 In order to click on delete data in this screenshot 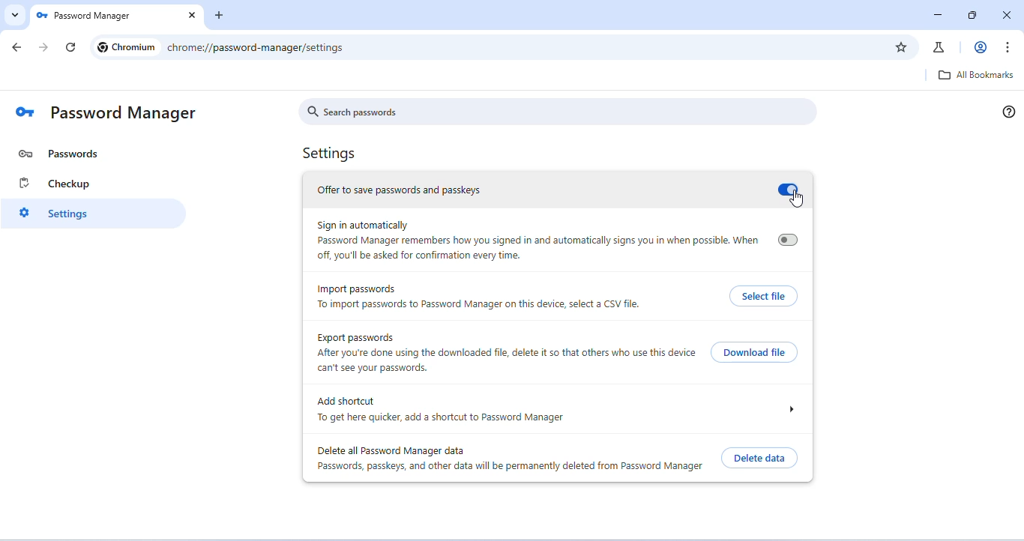, I will do `click(760, 459)`.